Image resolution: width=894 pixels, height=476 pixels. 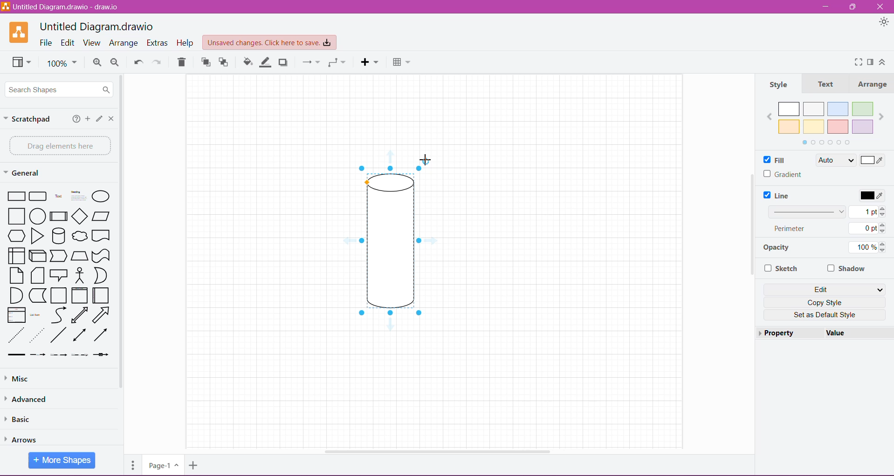 I want to click on Shadow - Click to enable/disable, so click(x=847, y=268).